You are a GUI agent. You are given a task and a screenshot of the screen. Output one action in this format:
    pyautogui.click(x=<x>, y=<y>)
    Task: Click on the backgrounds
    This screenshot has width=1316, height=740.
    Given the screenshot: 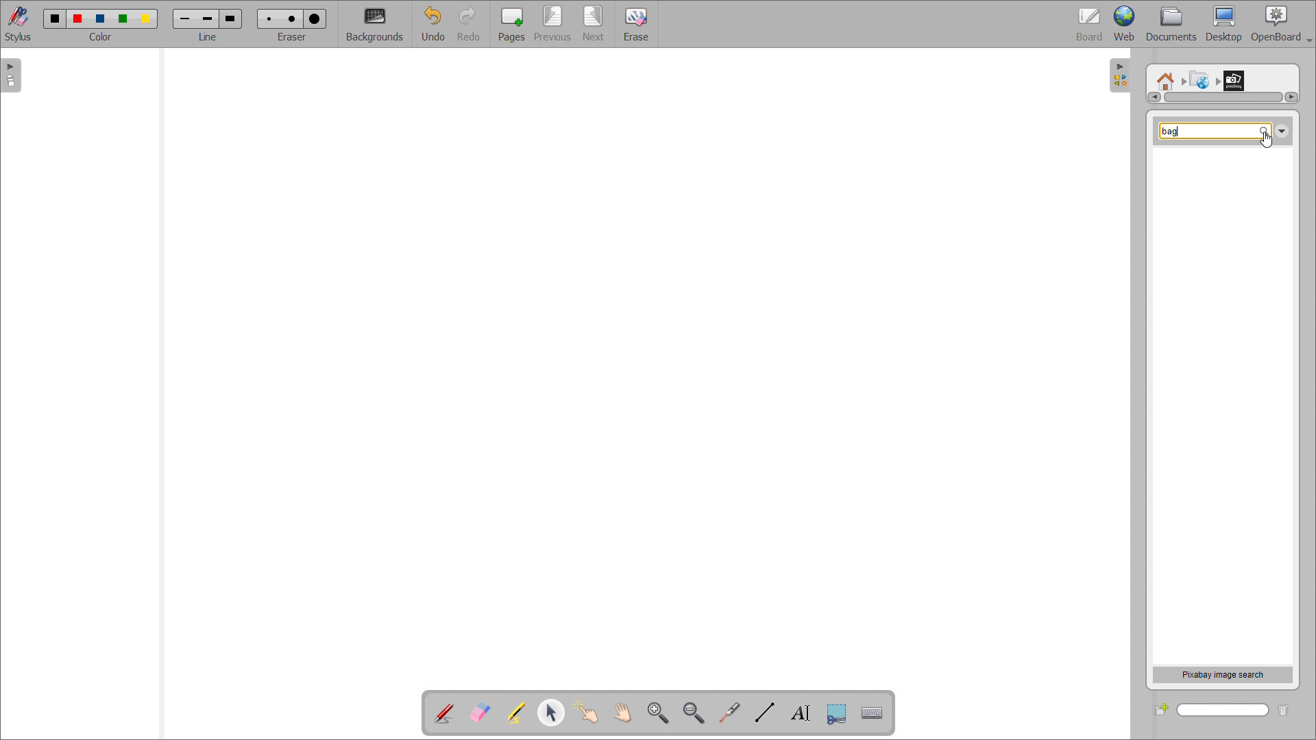 What is the action you would take?
    pyautogui.click(x=376, y=25)
    